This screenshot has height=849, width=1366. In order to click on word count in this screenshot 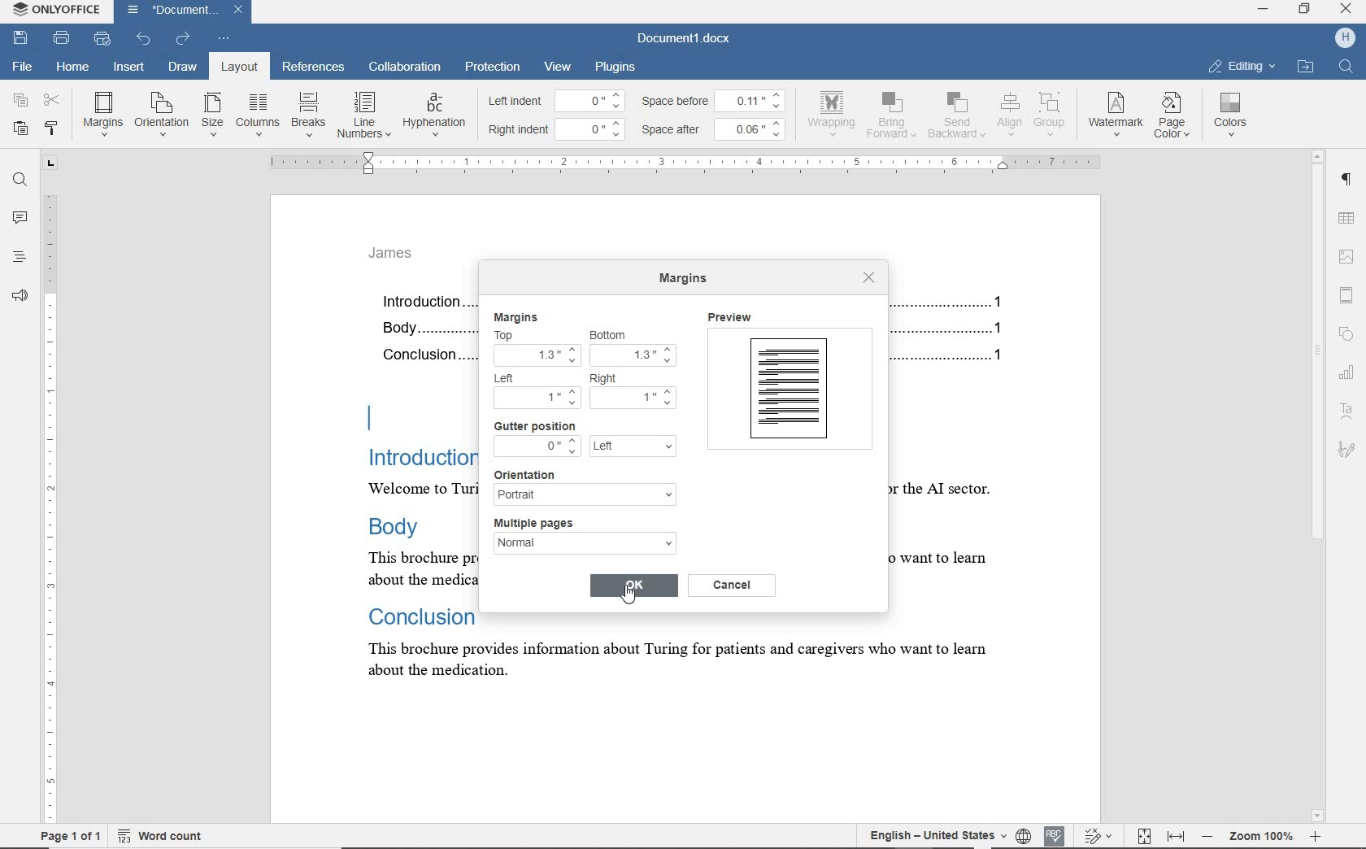, I will do `click(160, 836)`.